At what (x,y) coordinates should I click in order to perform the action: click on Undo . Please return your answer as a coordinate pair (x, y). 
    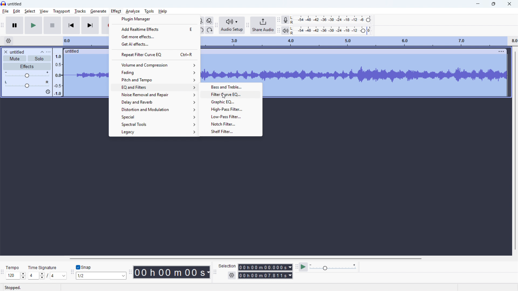
    Looking at the image, I should click on (201, 30).